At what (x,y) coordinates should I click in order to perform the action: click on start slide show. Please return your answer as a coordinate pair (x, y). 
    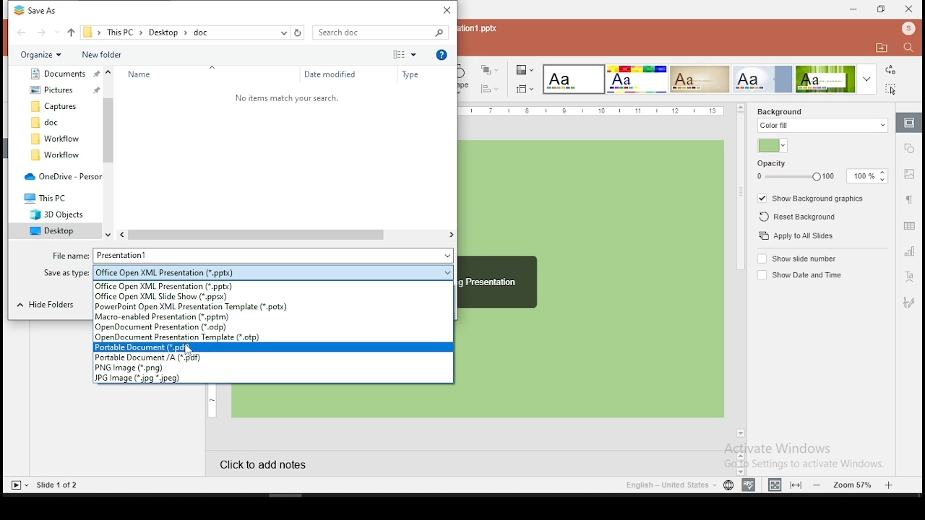
    Looking at the image, I should click on (18, 485).